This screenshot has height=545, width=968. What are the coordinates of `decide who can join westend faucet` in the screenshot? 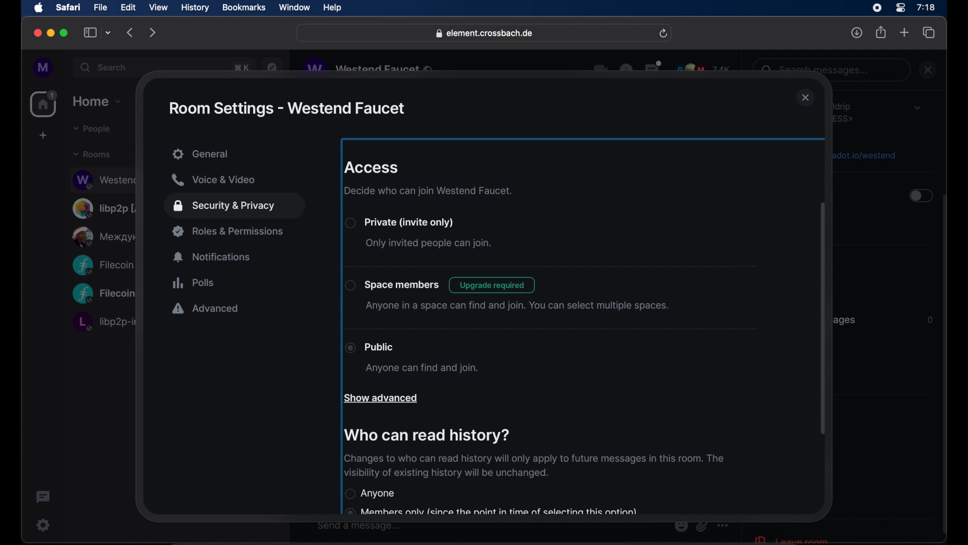 It's located at (428, 191).